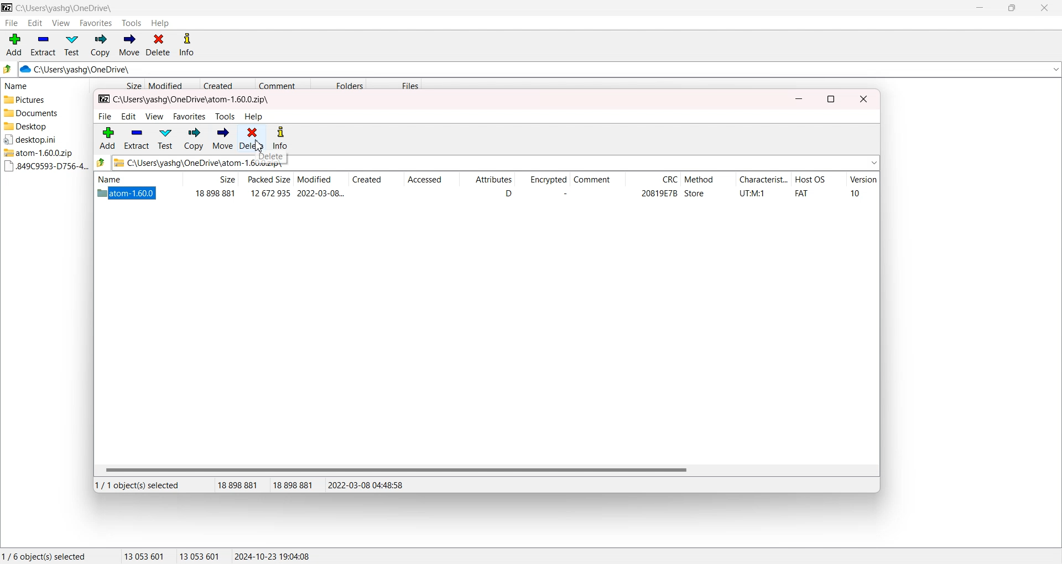 This screenshot has height=564, width=1062. Describe the element at coordinates (137, 485) in the screenshot. I see `1/1 Object(s) selected` at that location.